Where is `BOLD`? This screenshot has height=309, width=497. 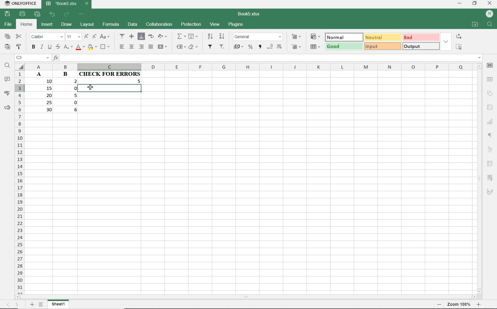
BOLD is located at coordinates (33, 47).